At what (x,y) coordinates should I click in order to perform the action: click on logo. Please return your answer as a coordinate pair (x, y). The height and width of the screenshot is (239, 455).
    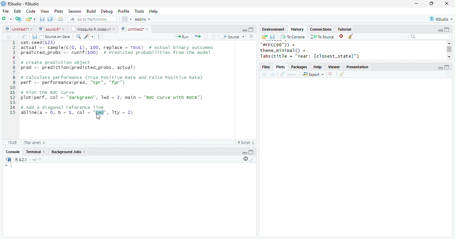
    Looking at the image, I should click on (3, 3).